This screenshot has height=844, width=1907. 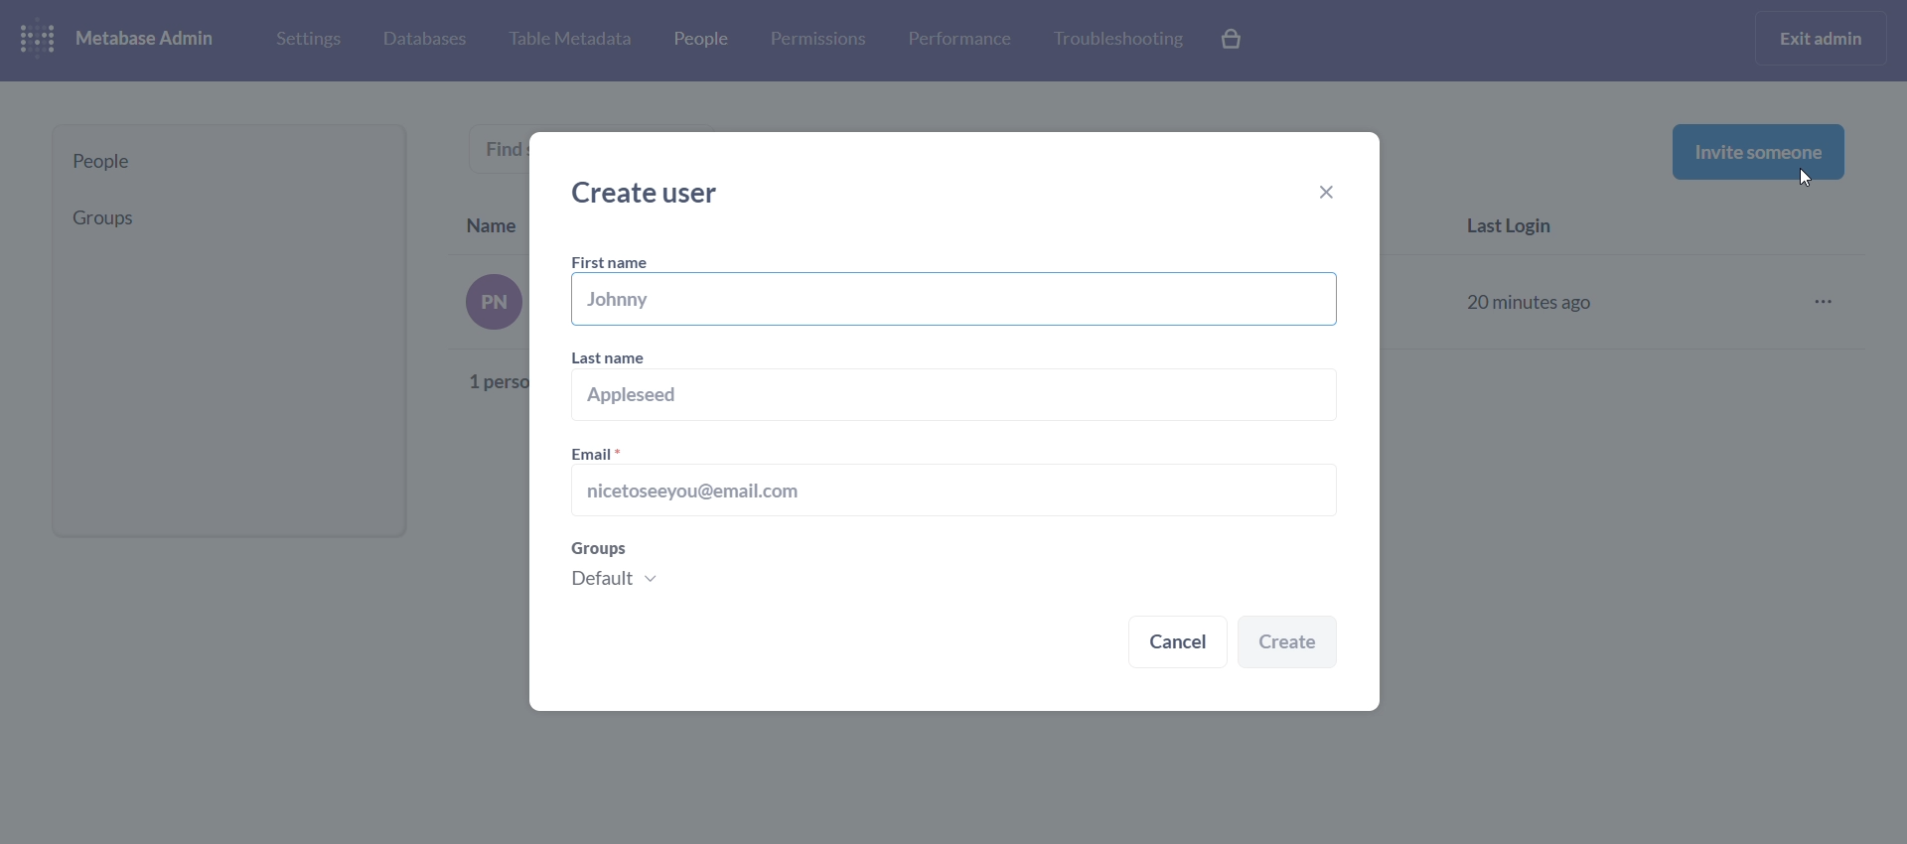 What do you see at coordinates (153, 40) in the screenshot?
I see `metabase admin` at bounding box center [153, 40].